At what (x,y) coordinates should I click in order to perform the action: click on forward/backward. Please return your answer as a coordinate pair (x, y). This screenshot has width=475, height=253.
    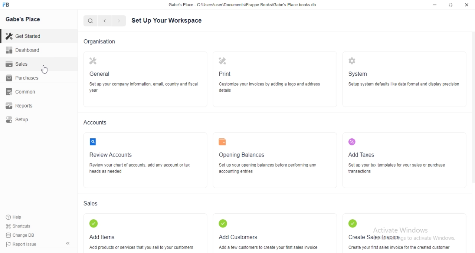
    Looking at the image, I should click on (114, 21).